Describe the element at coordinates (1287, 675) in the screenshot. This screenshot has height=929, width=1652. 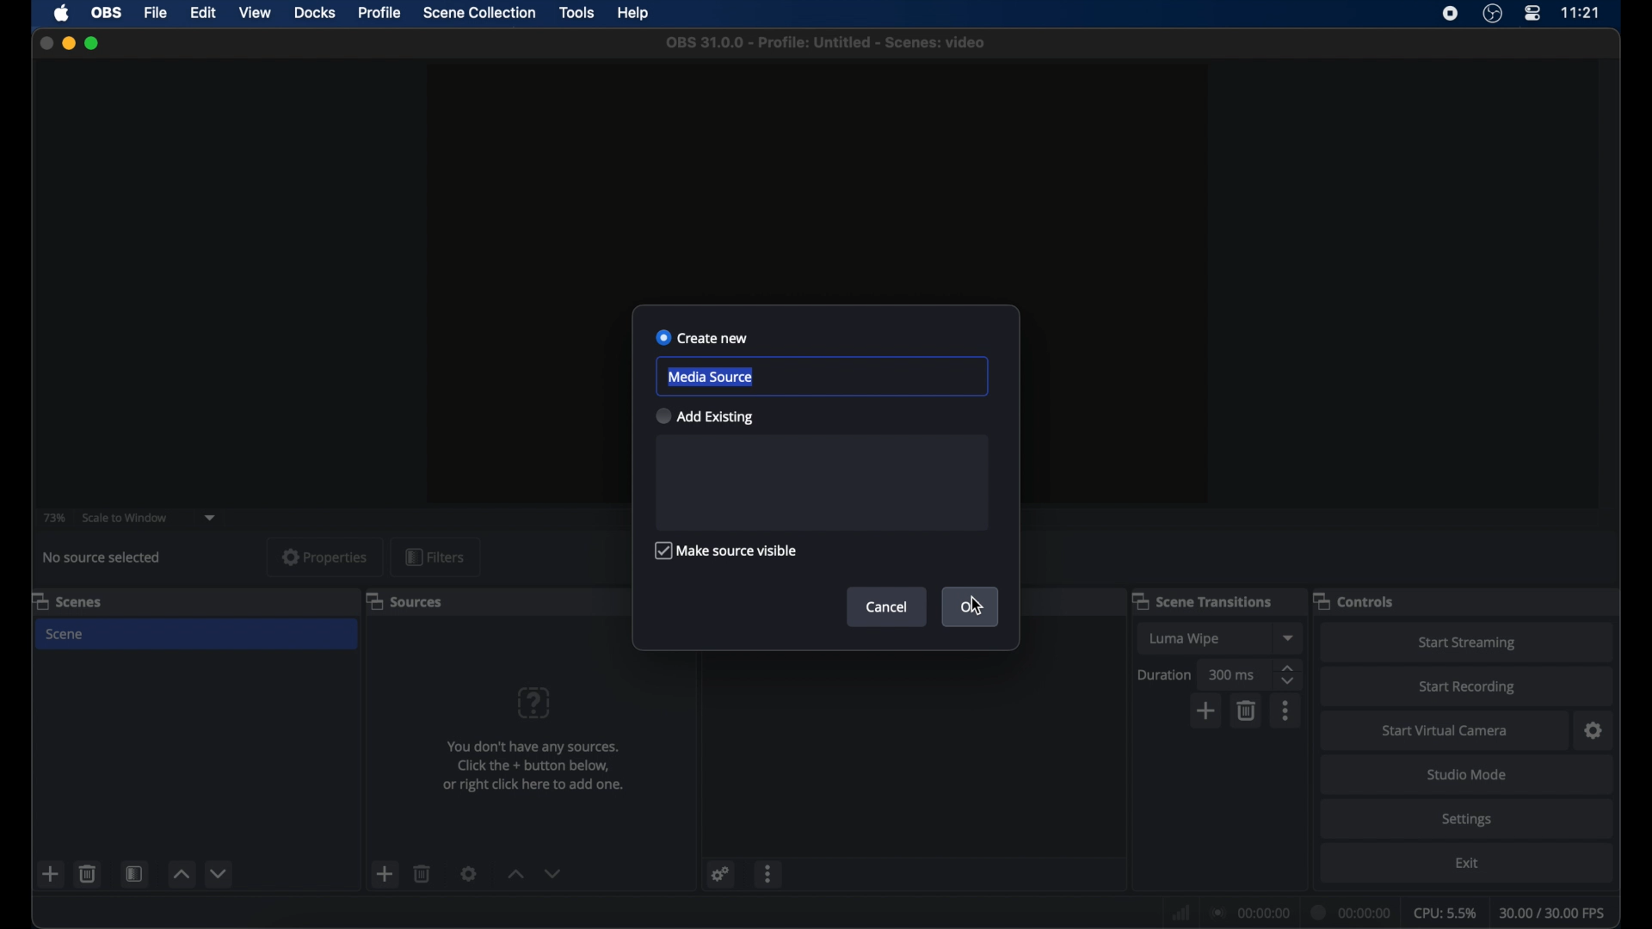
I see `stepper buttons` at that location.